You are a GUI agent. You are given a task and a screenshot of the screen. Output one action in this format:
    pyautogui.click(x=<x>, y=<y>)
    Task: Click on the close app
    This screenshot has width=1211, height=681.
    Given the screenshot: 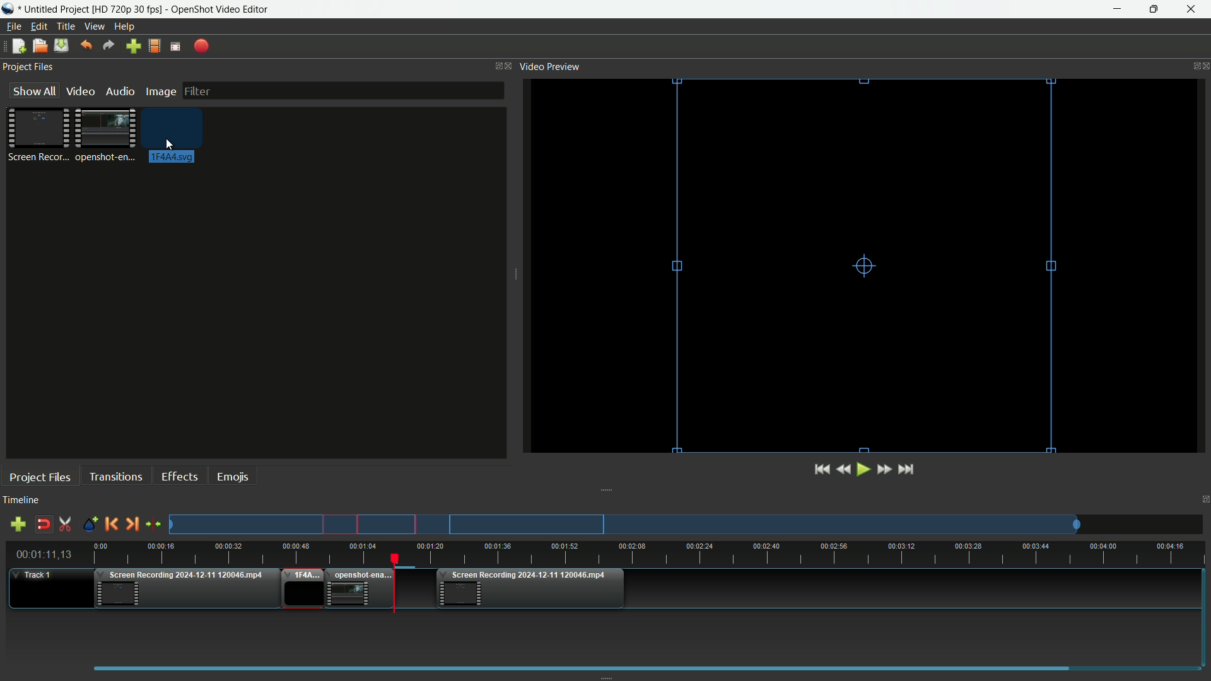 What is the action you would take?
    pyautogui.click(x=1191, y=9)
    